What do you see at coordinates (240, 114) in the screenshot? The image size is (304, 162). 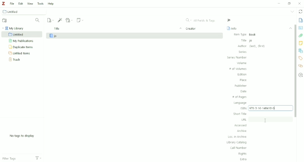 I see `Short Title` at bounding box center [240, 114].